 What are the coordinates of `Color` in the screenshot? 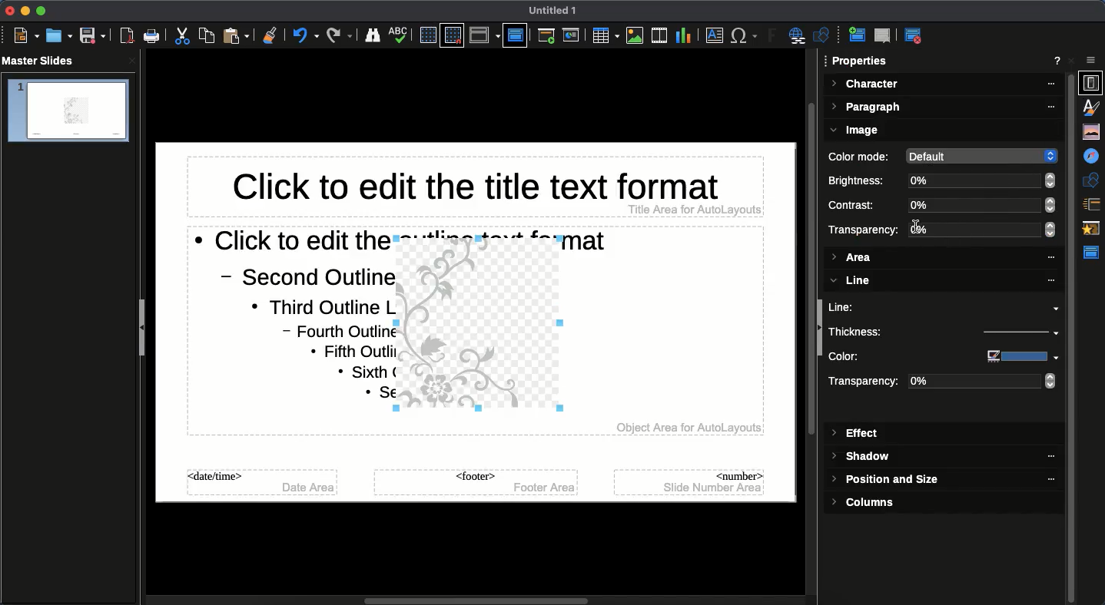 It's located at (889, 357).